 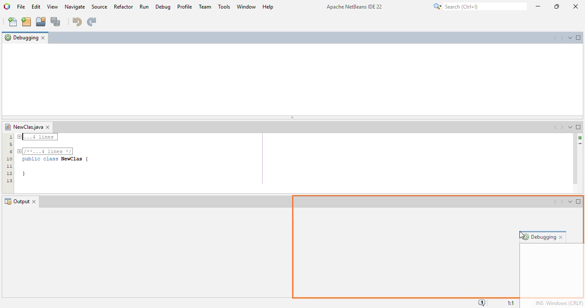 I want to click on tools, so click(x=224, y=6).